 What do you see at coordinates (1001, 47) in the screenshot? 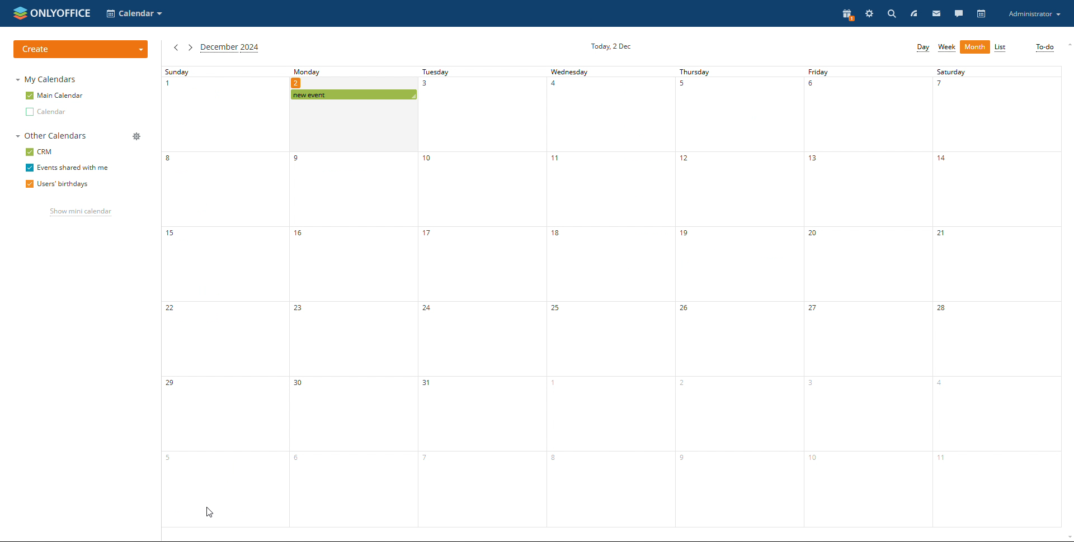
I see `list view` at bounding box center [1001, 47].